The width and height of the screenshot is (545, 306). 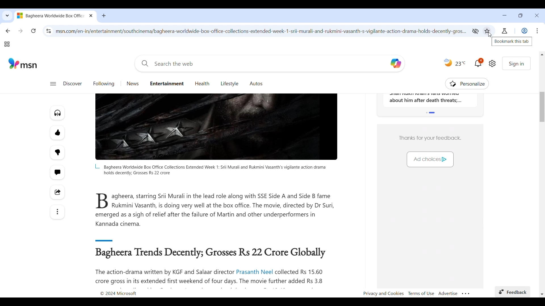 What do you see at coordinates (448, 62) in the screenshot?
I see `Time of the day` at bounding box center [448, 62].